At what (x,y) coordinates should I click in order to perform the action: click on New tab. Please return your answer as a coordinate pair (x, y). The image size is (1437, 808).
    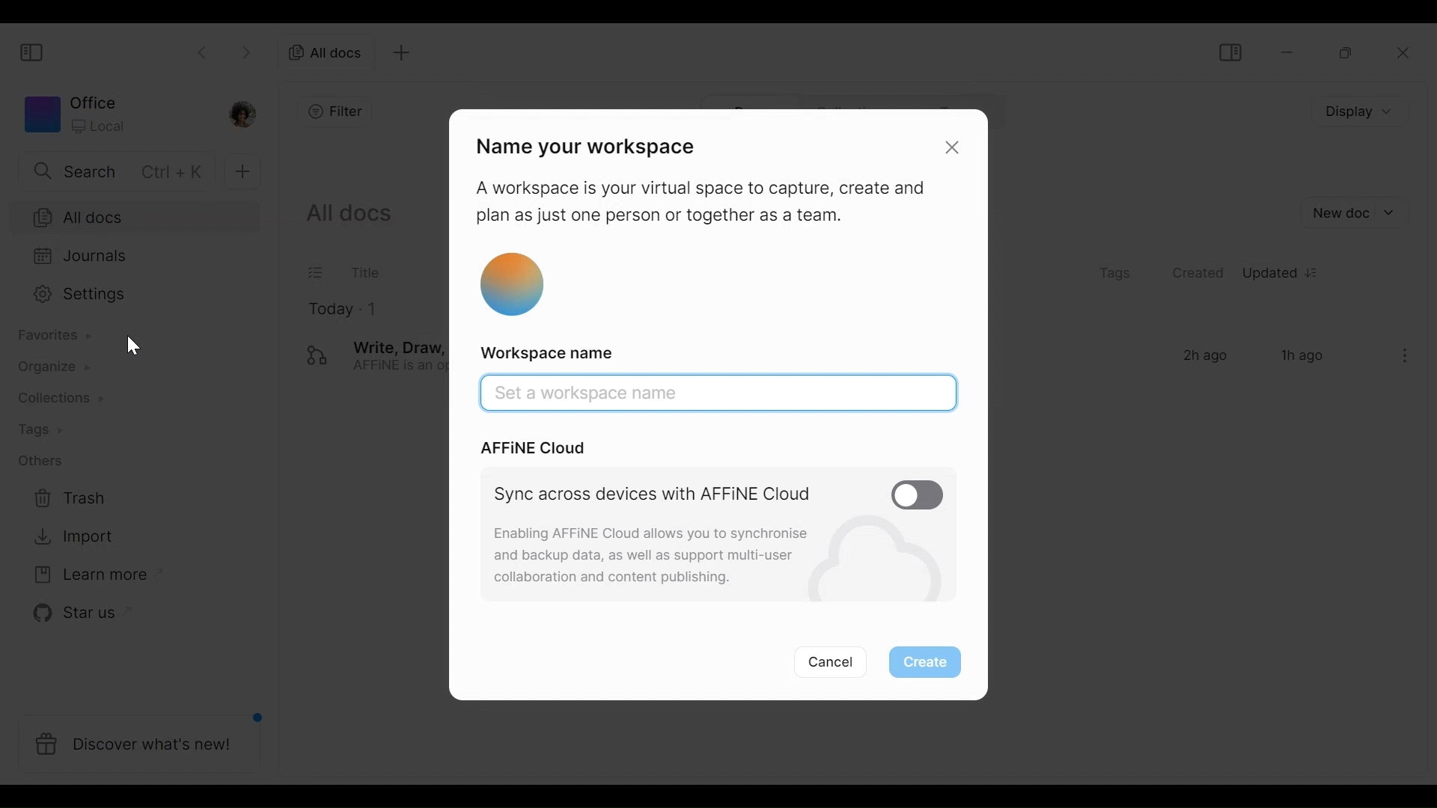
    Looking at the image, I should click on (401, 52).